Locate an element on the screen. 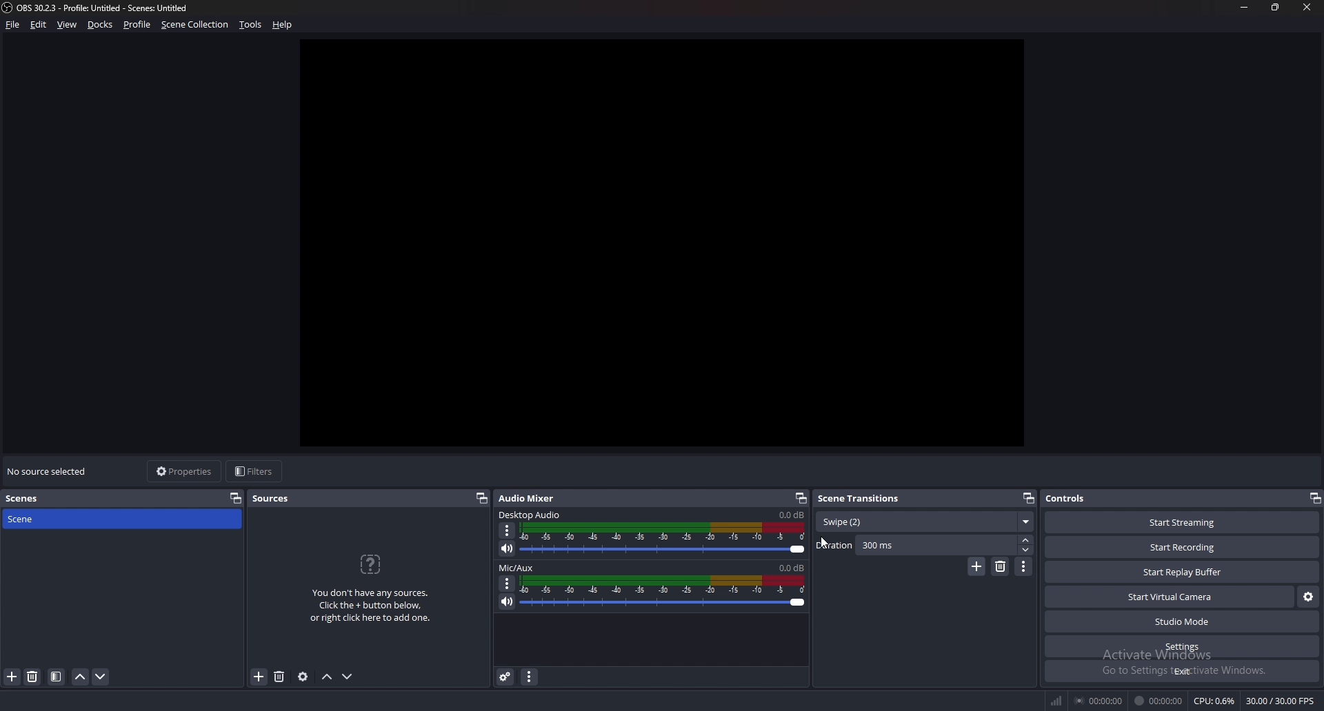 Image resolution: width=1324 pixels, height=711 pixels. add source is located at coordinates (259, 679).